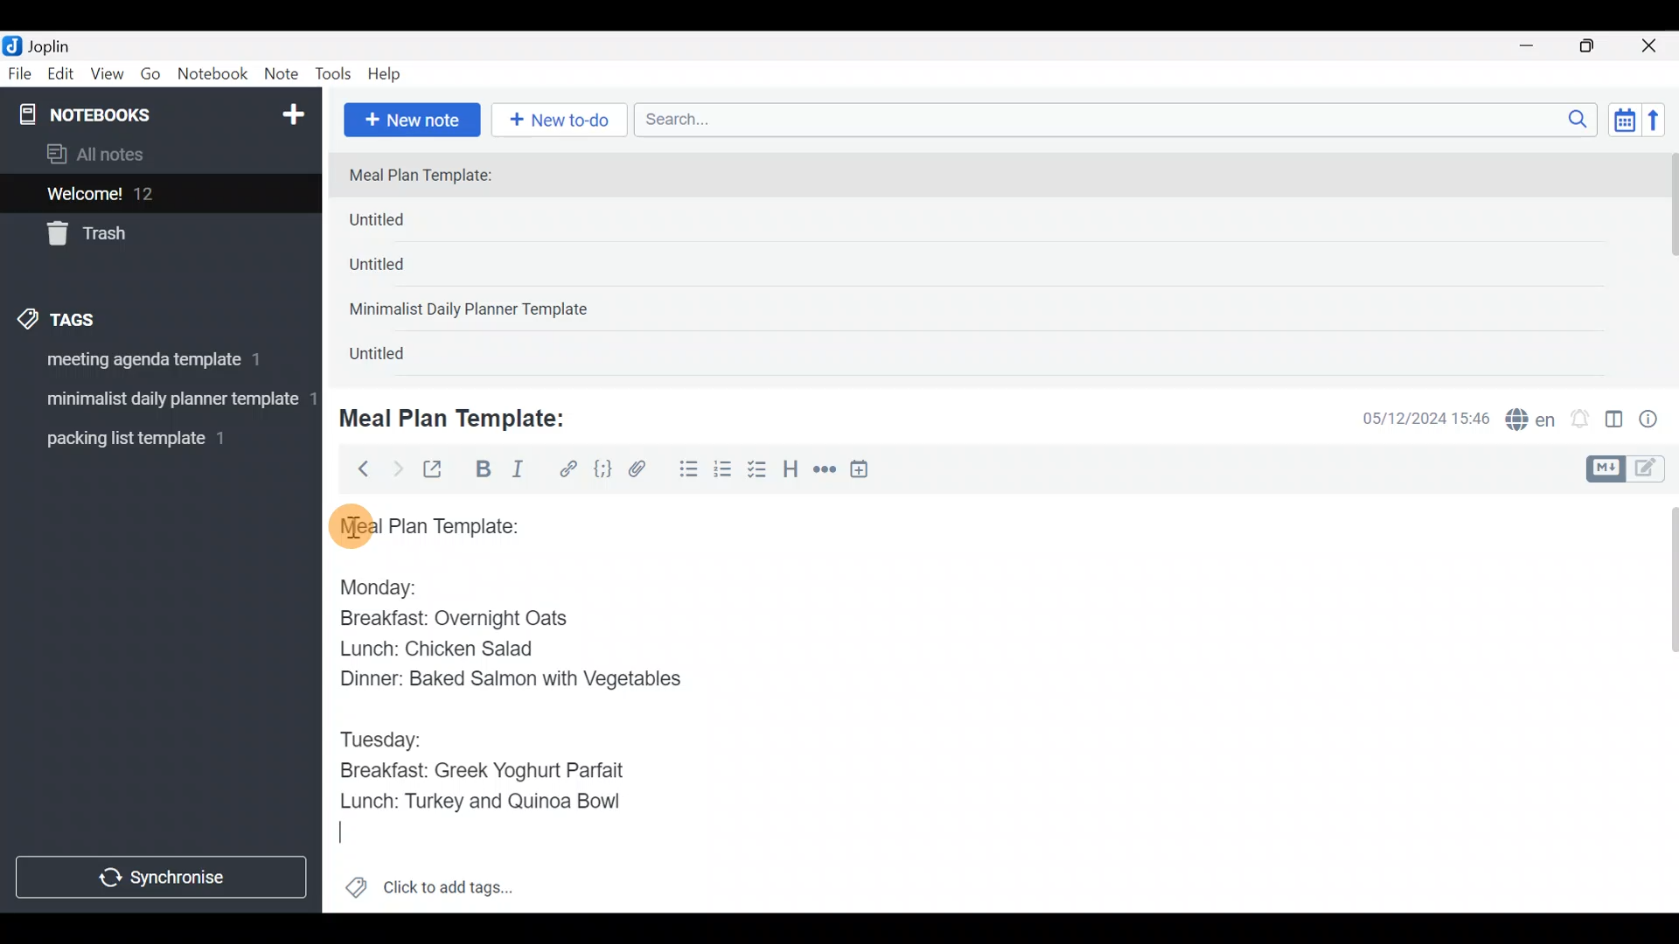 This screenshot has width=1679, height=944. Describe the element at coordinates (350, 525) in the screenshot. I see `cursor` at that location.